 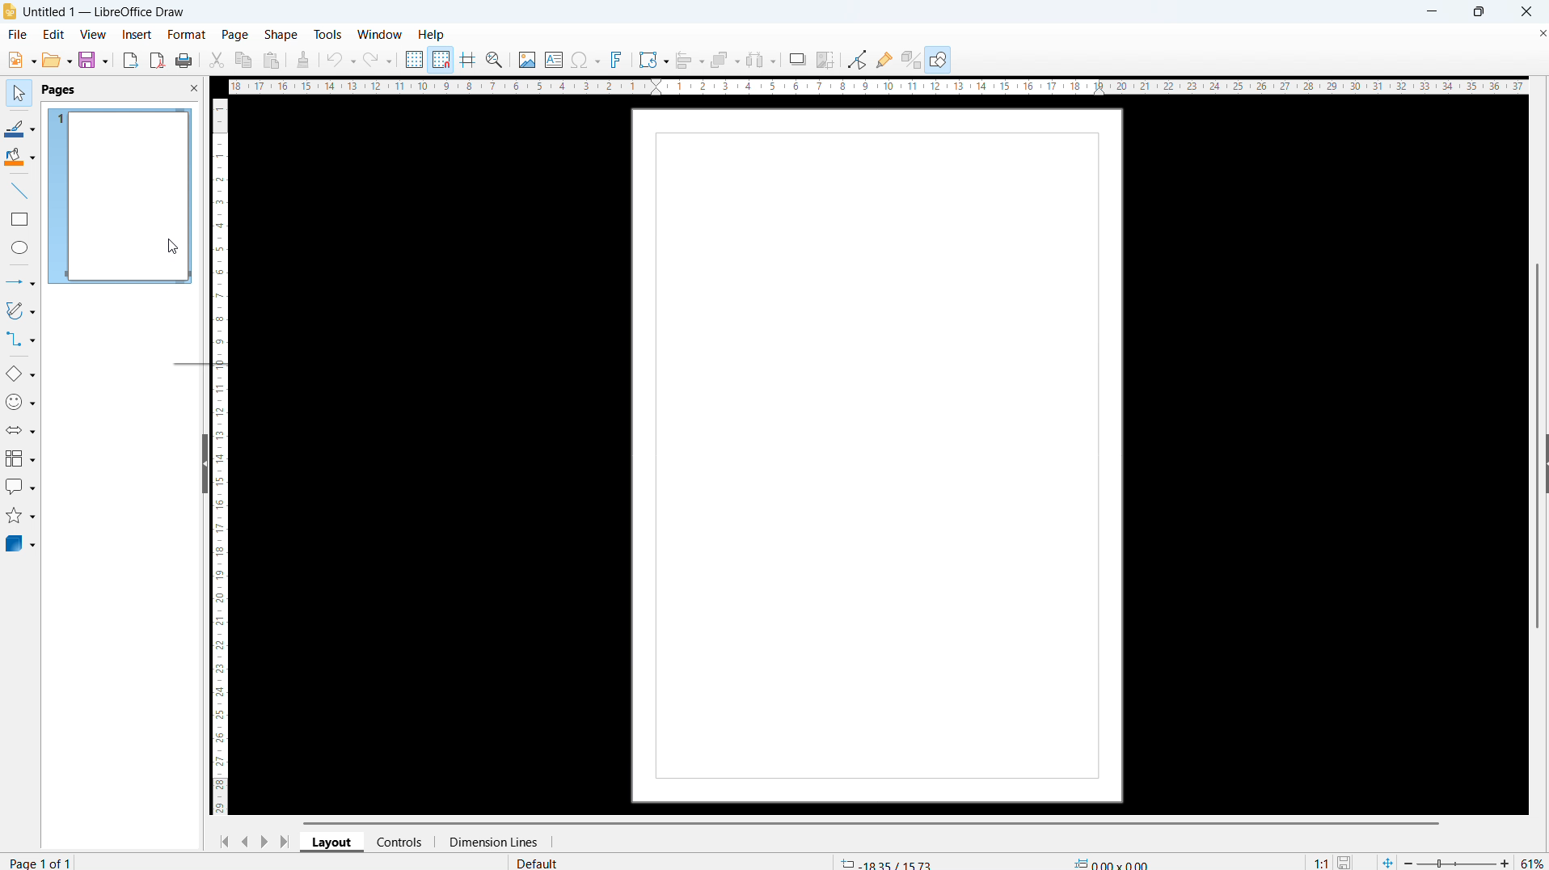 I want to click on minimize, so click(x=1433, y=12).